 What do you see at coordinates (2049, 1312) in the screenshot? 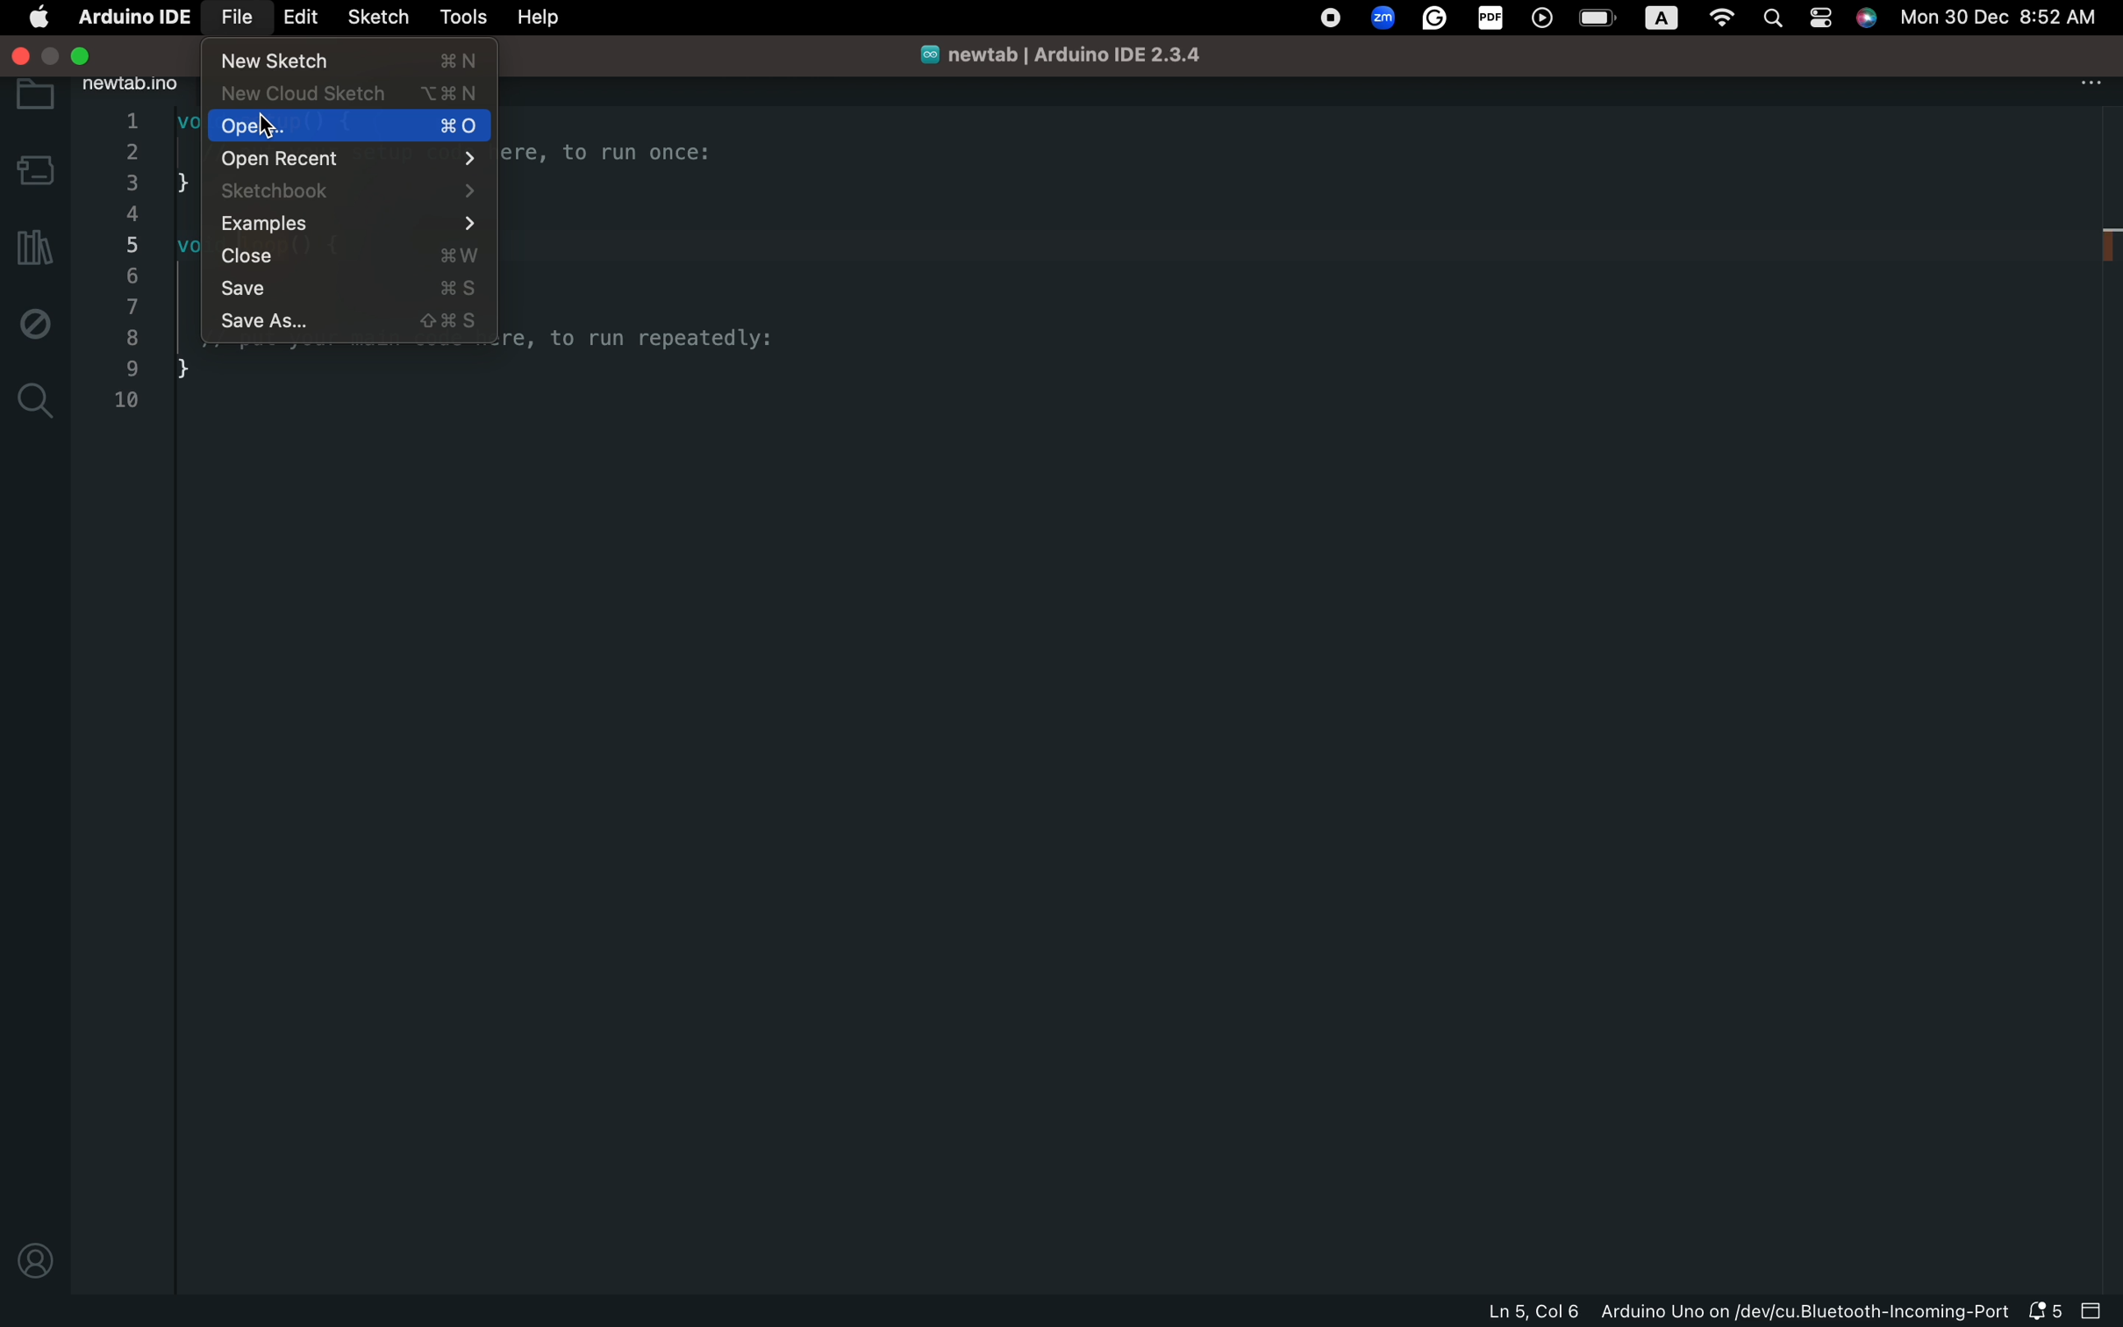
I see `notification` at bounding box center [2049, 1312].